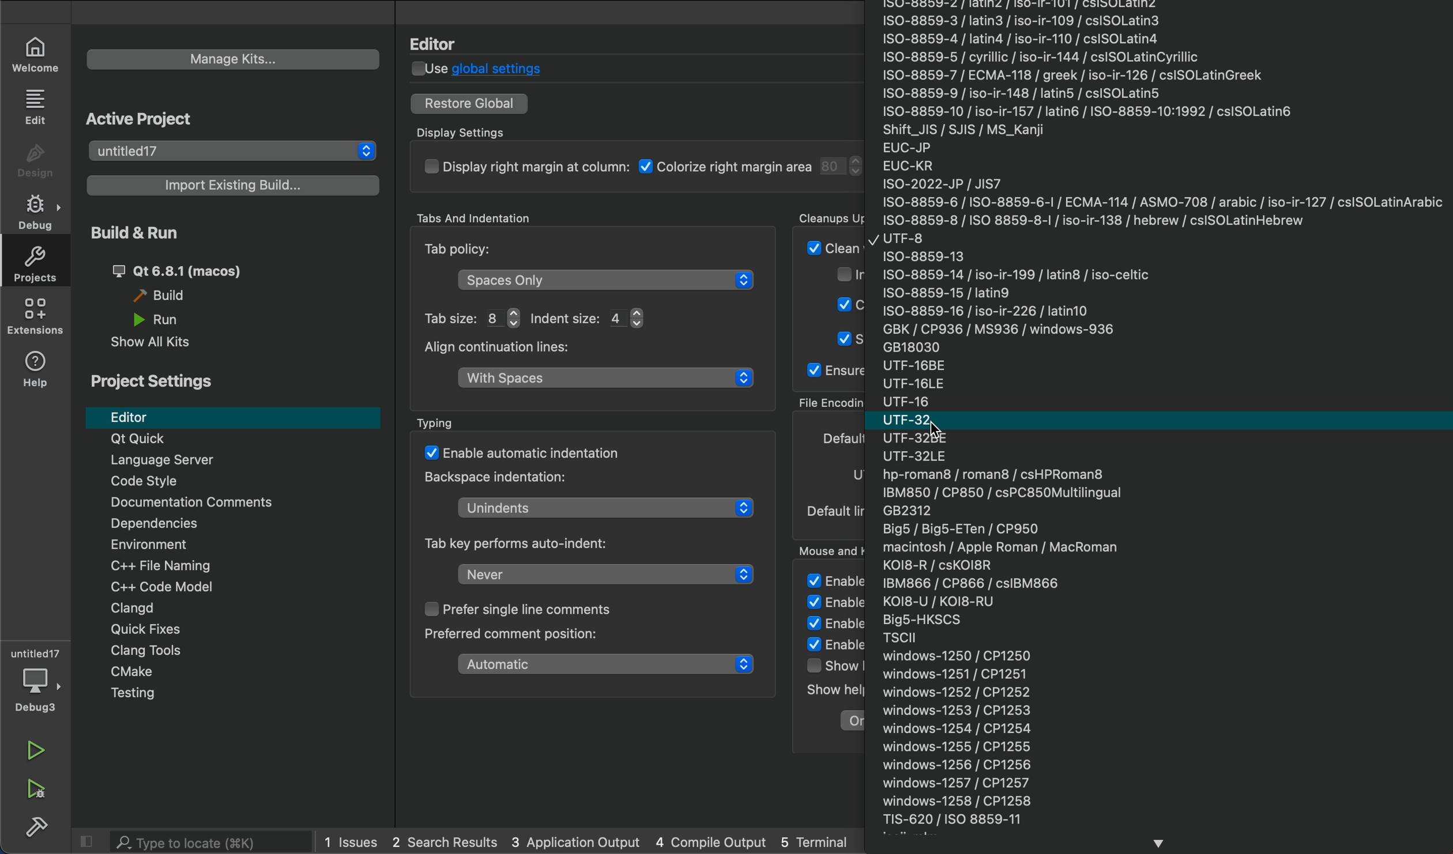  Describe the element at coordinates (529, 543) in the screenshot. I see `Tab key perform auto-indent` at that location.